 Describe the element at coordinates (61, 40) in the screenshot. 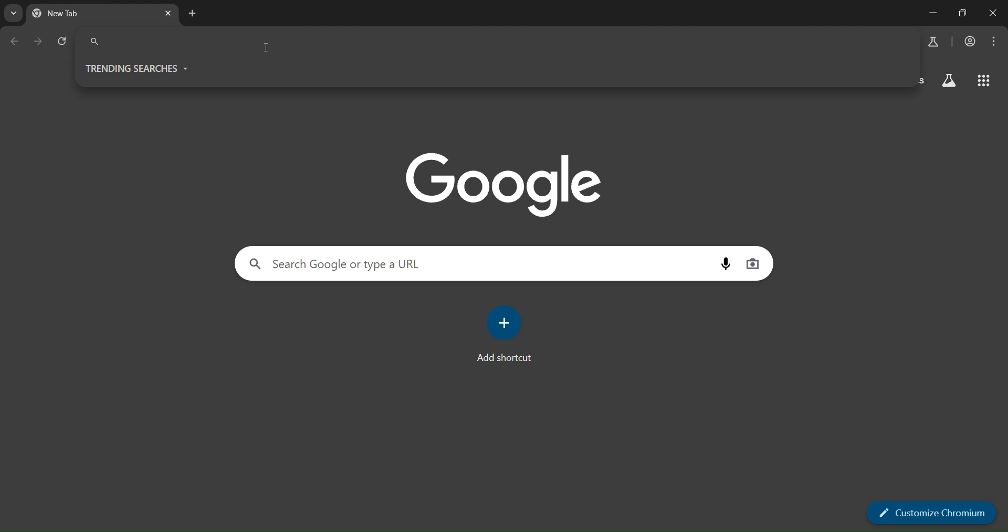

I see `reload page` at that location.